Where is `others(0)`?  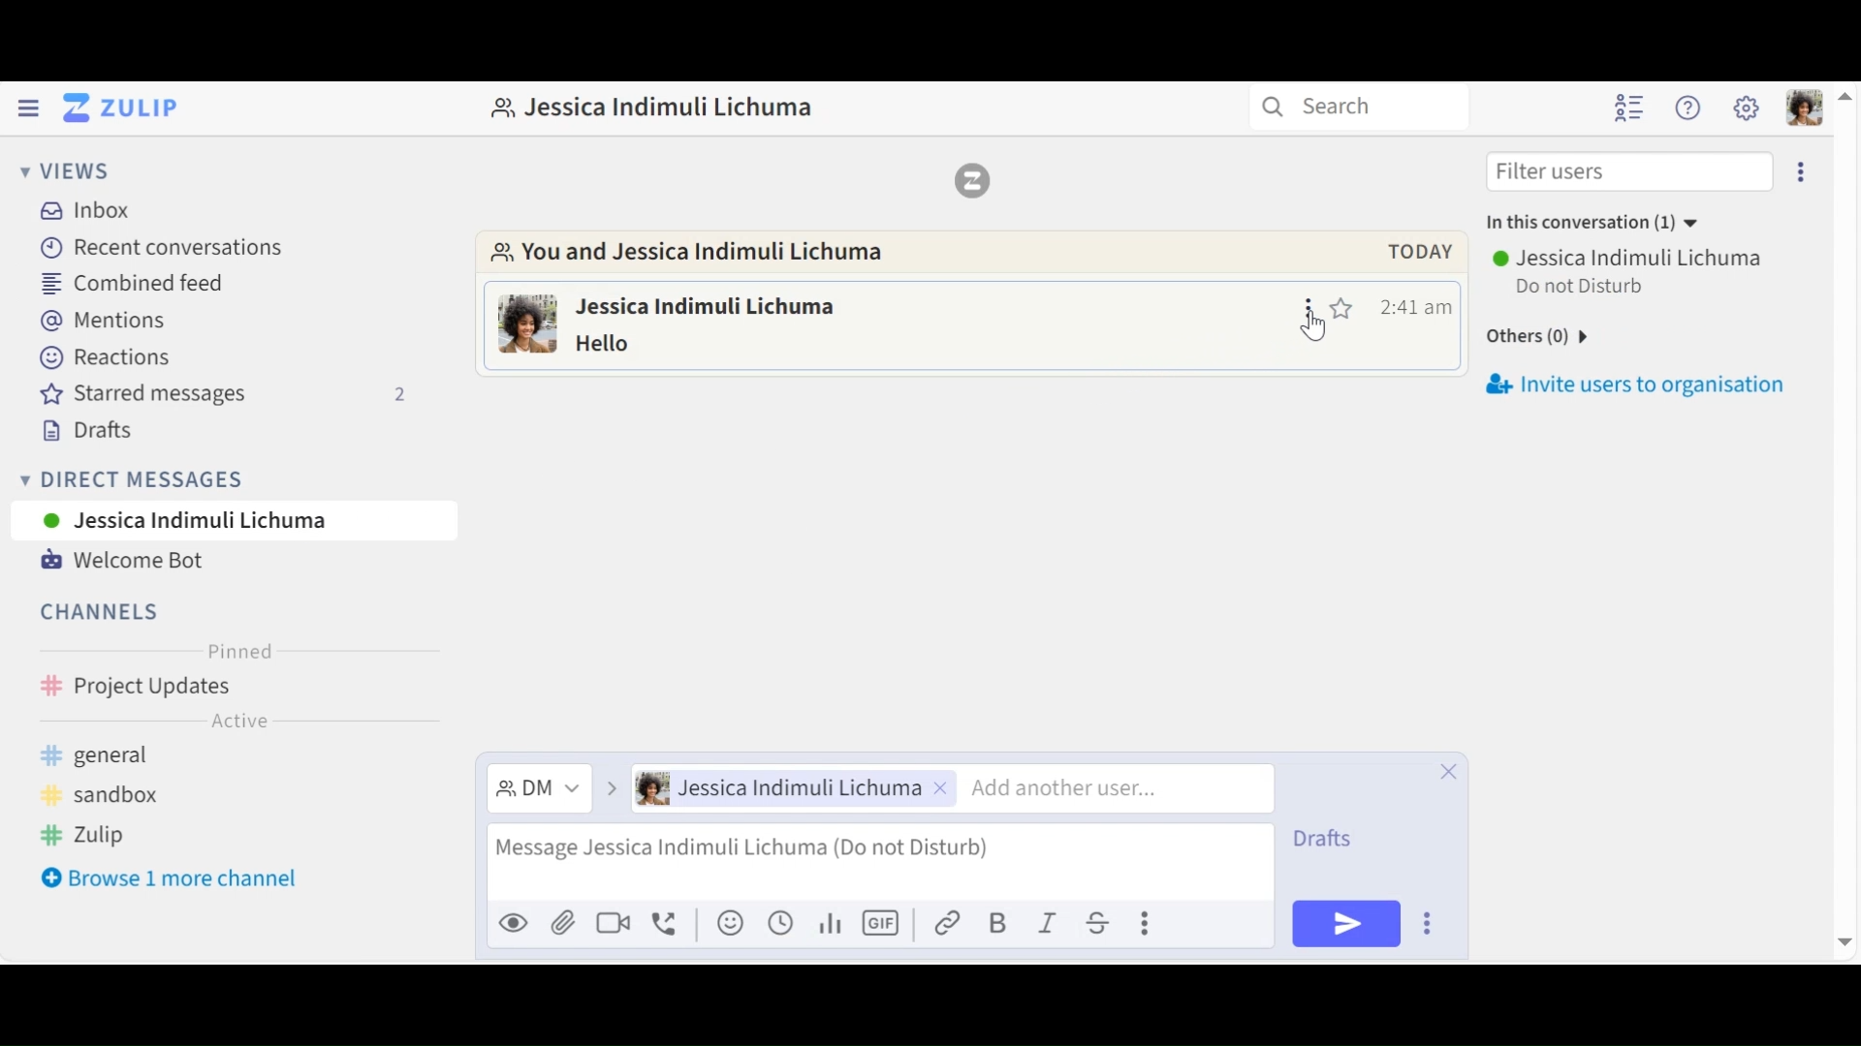 others(0) is located at coordinates (1561, 341).